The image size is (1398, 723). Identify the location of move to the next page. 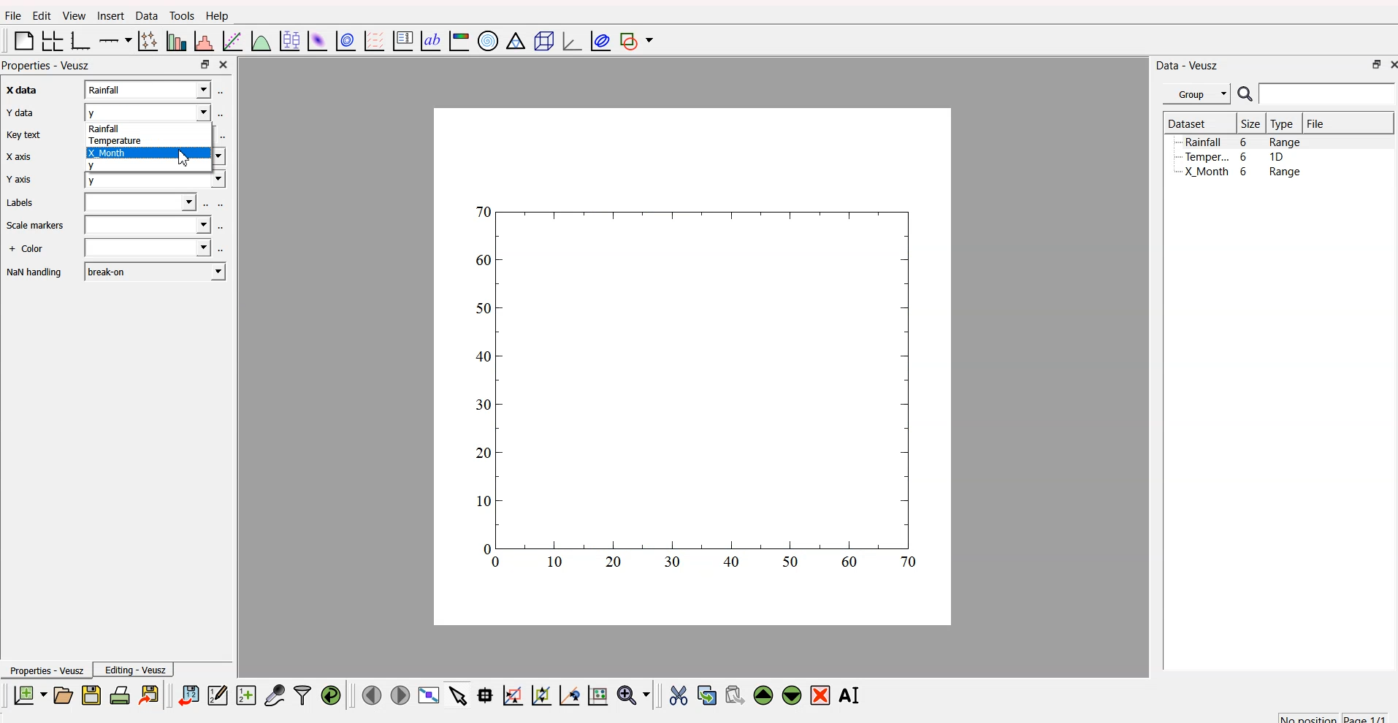
(402, 695).